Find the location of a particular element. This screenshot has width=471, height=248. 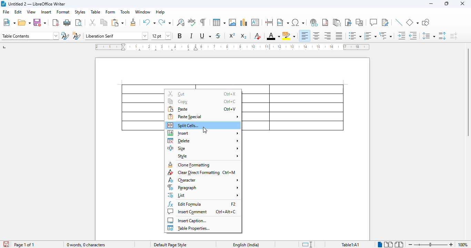

toggle formatting marks is located at coordinates (203, 22).